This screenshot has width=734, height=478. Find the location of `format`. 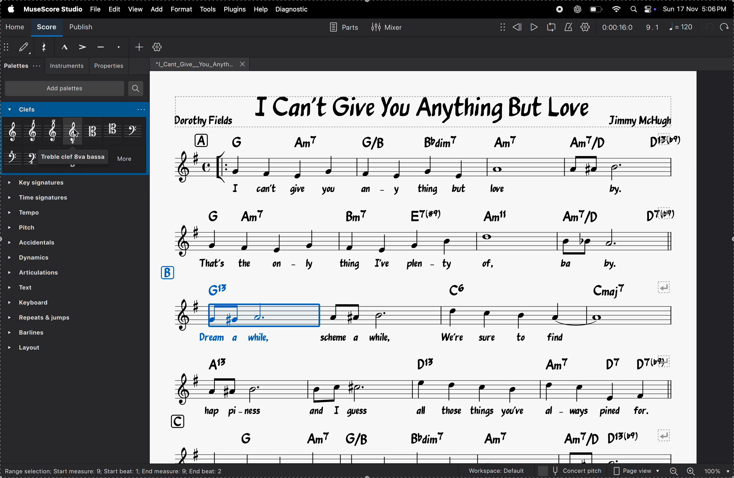

format is located at coordinates (180, 10).